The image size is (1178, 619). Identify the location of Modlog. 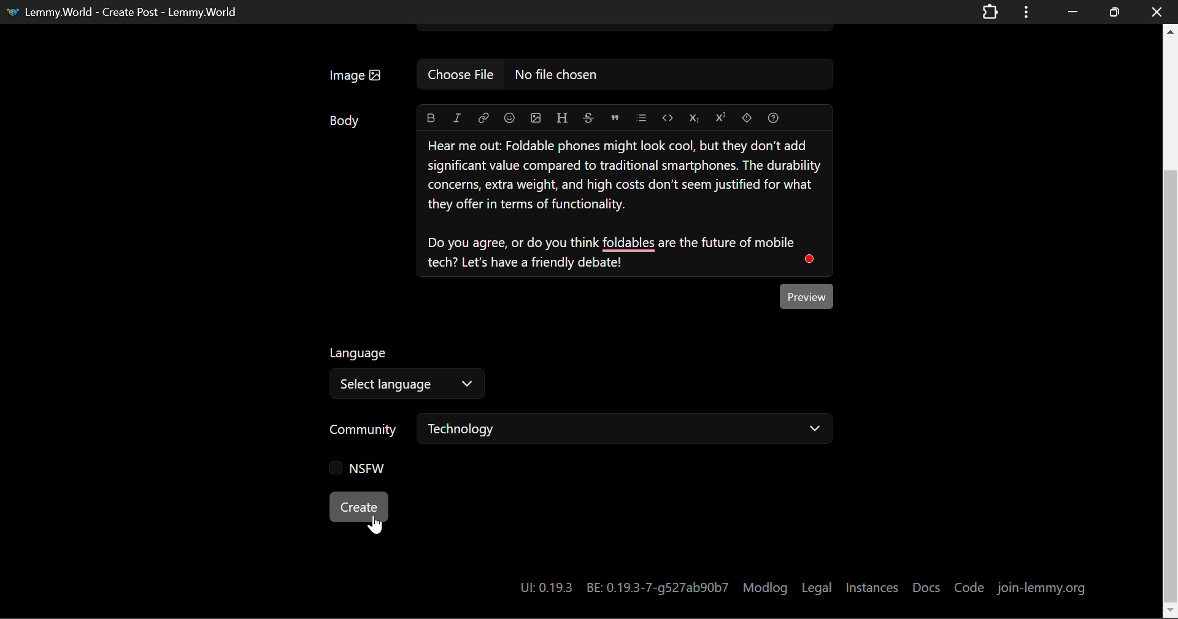
(765, 587).